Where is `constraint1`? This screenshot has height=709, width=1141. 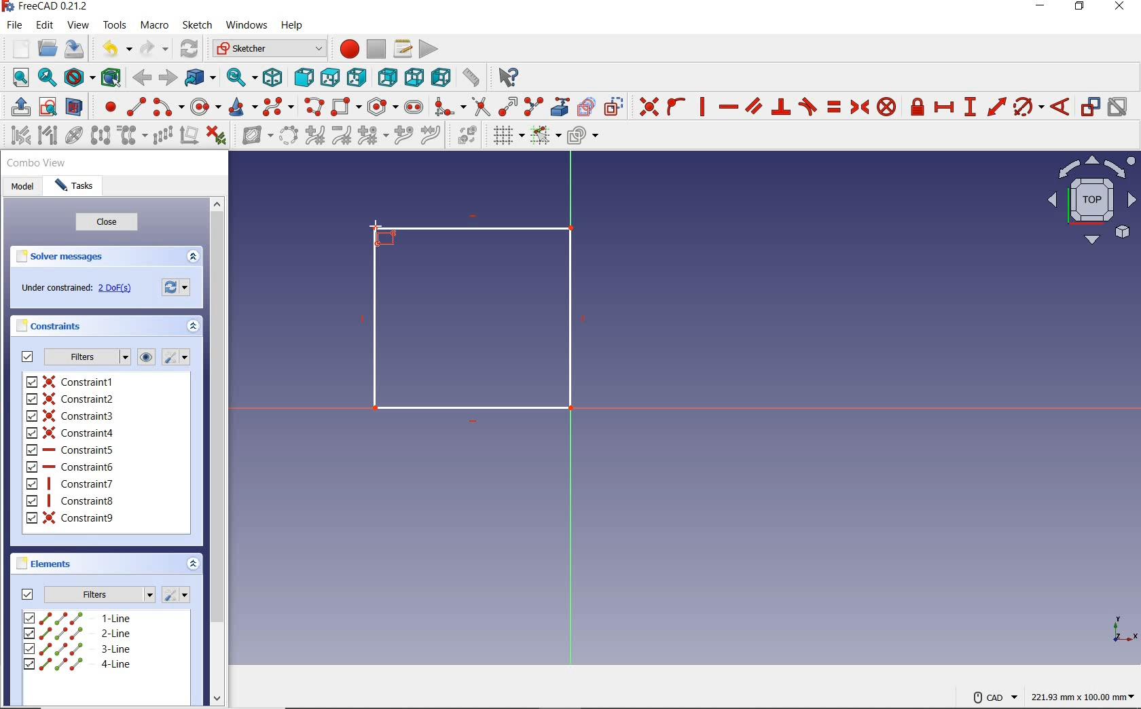 constraint1 is located at coordinates (70, 382).